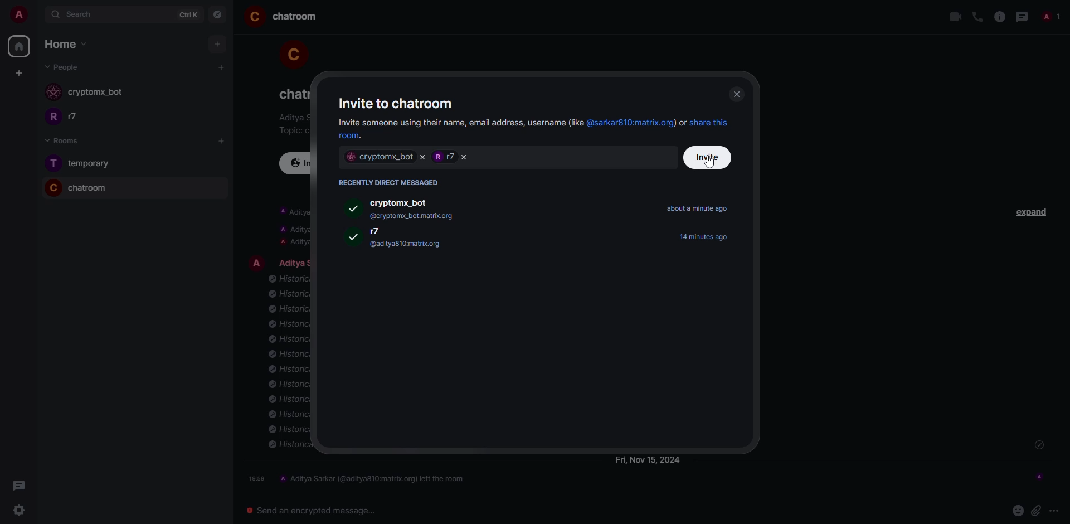 The height and width of the screenshot is (524, 1070). I want to click on sent, so click(1038, 445).